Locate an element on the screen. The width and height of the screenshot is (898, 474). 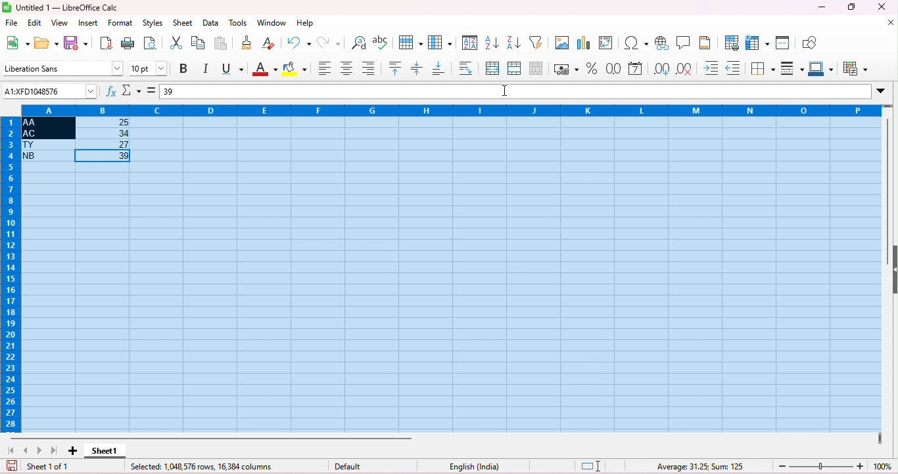
column headings is located at coordinates (446, 110).